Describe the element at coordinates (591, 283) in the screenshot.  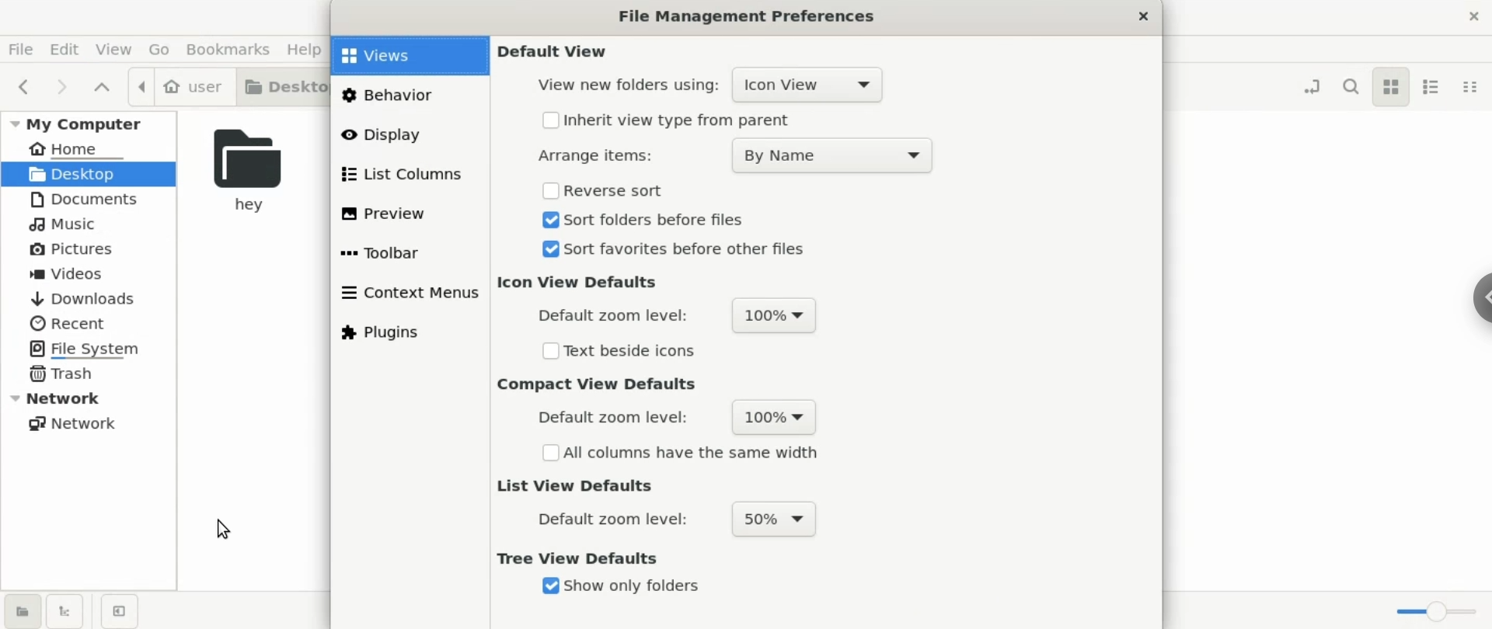
I see `icon view defaults` at that location.